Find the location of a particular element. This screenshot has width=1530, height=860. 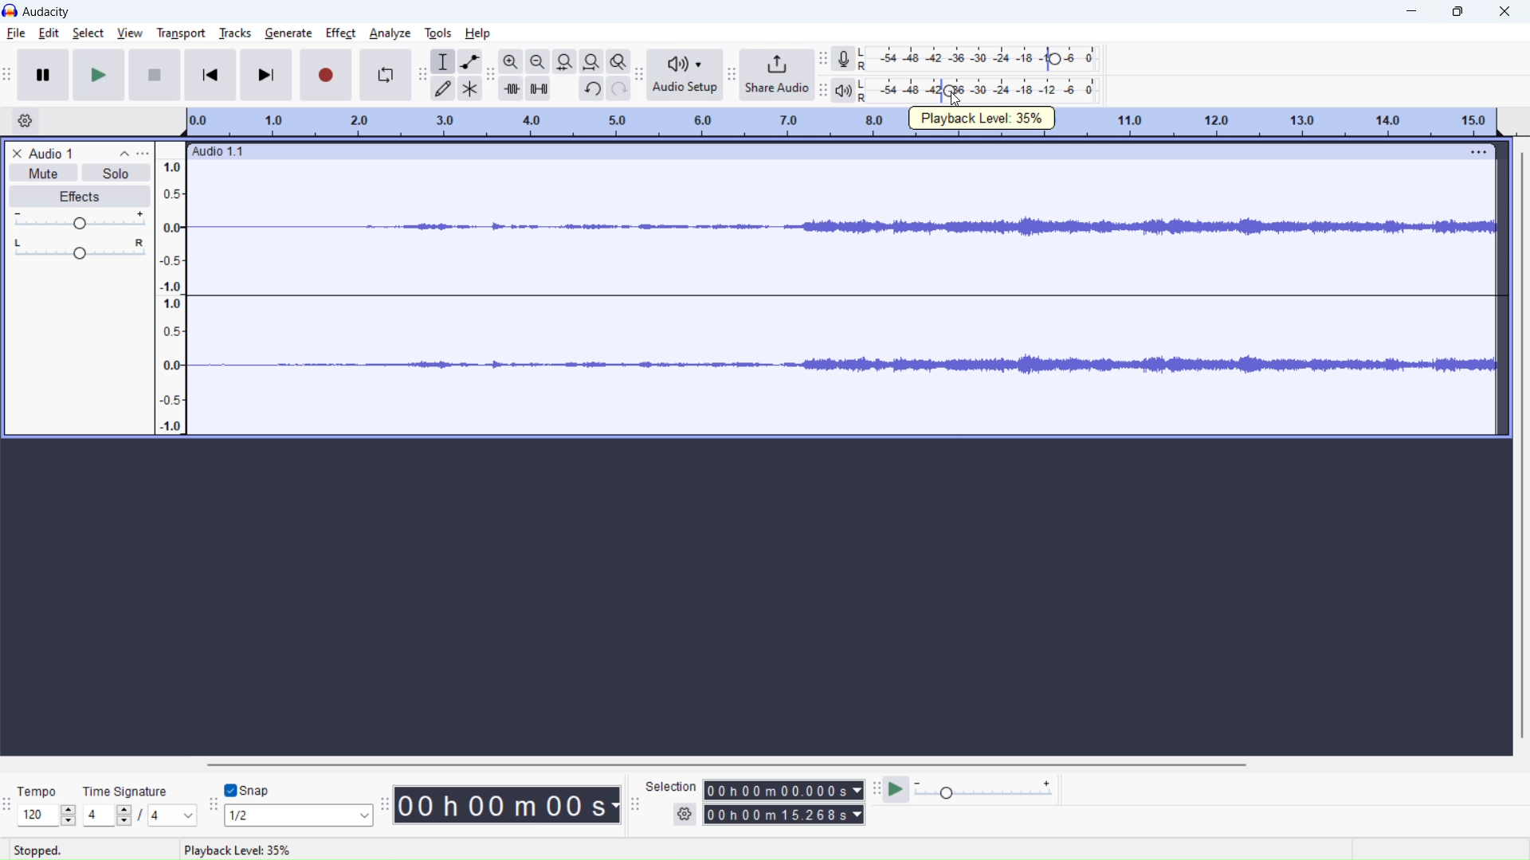

horizontal scrollbar is located at coordinates (722, 764).